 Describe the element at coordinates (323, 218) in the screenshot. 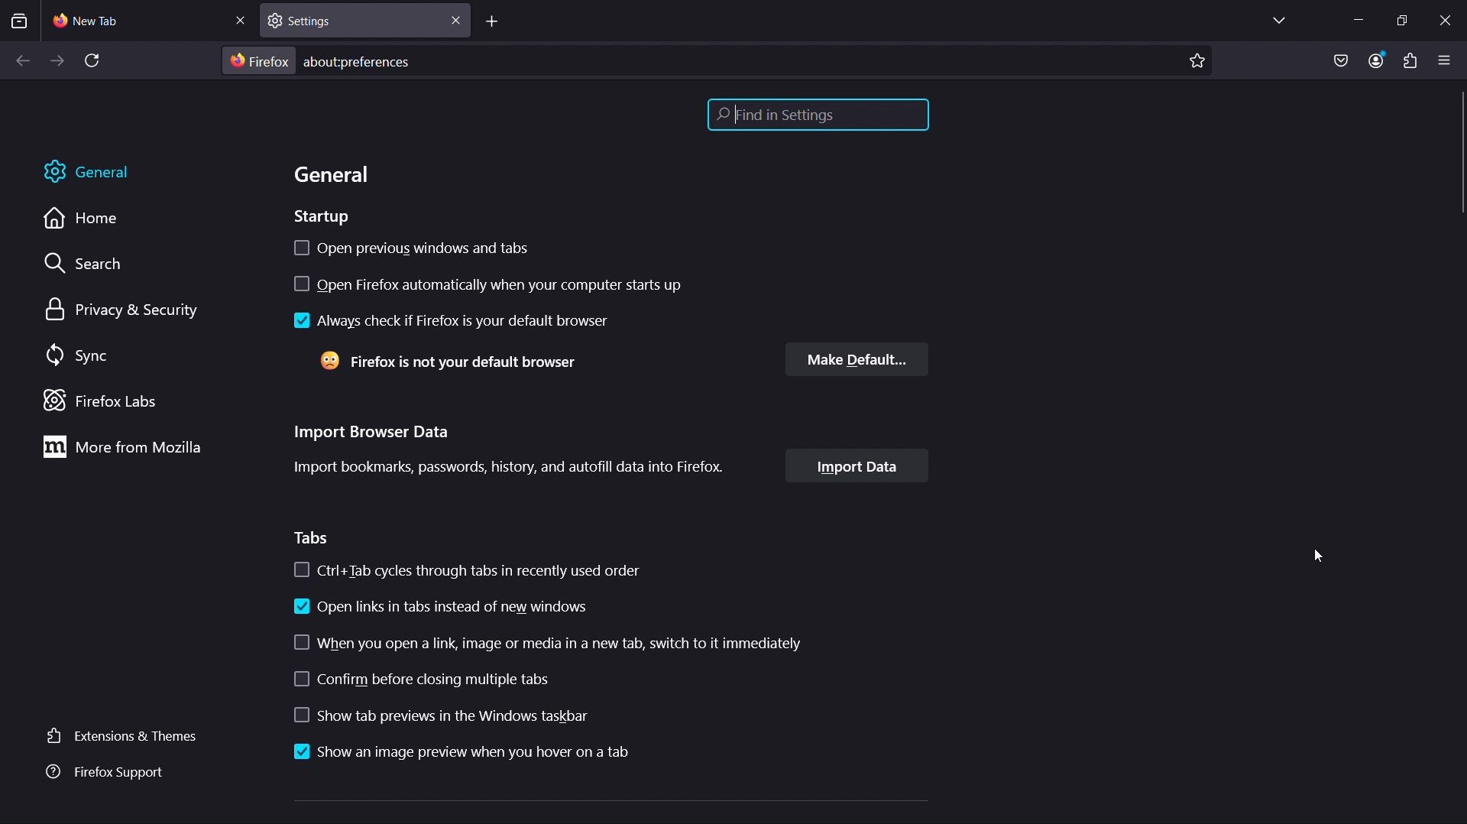

I see `Startup` at that location.